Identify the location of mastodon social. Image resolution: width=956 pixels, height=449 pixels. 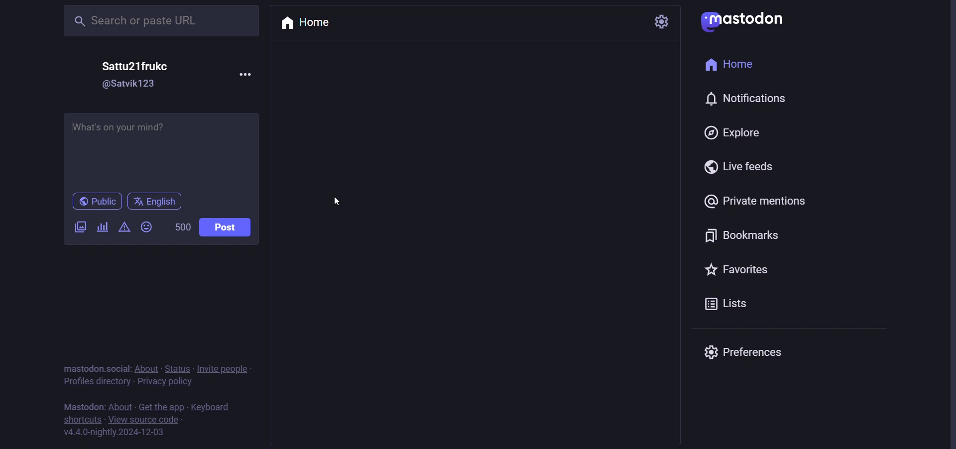
(92, 367).